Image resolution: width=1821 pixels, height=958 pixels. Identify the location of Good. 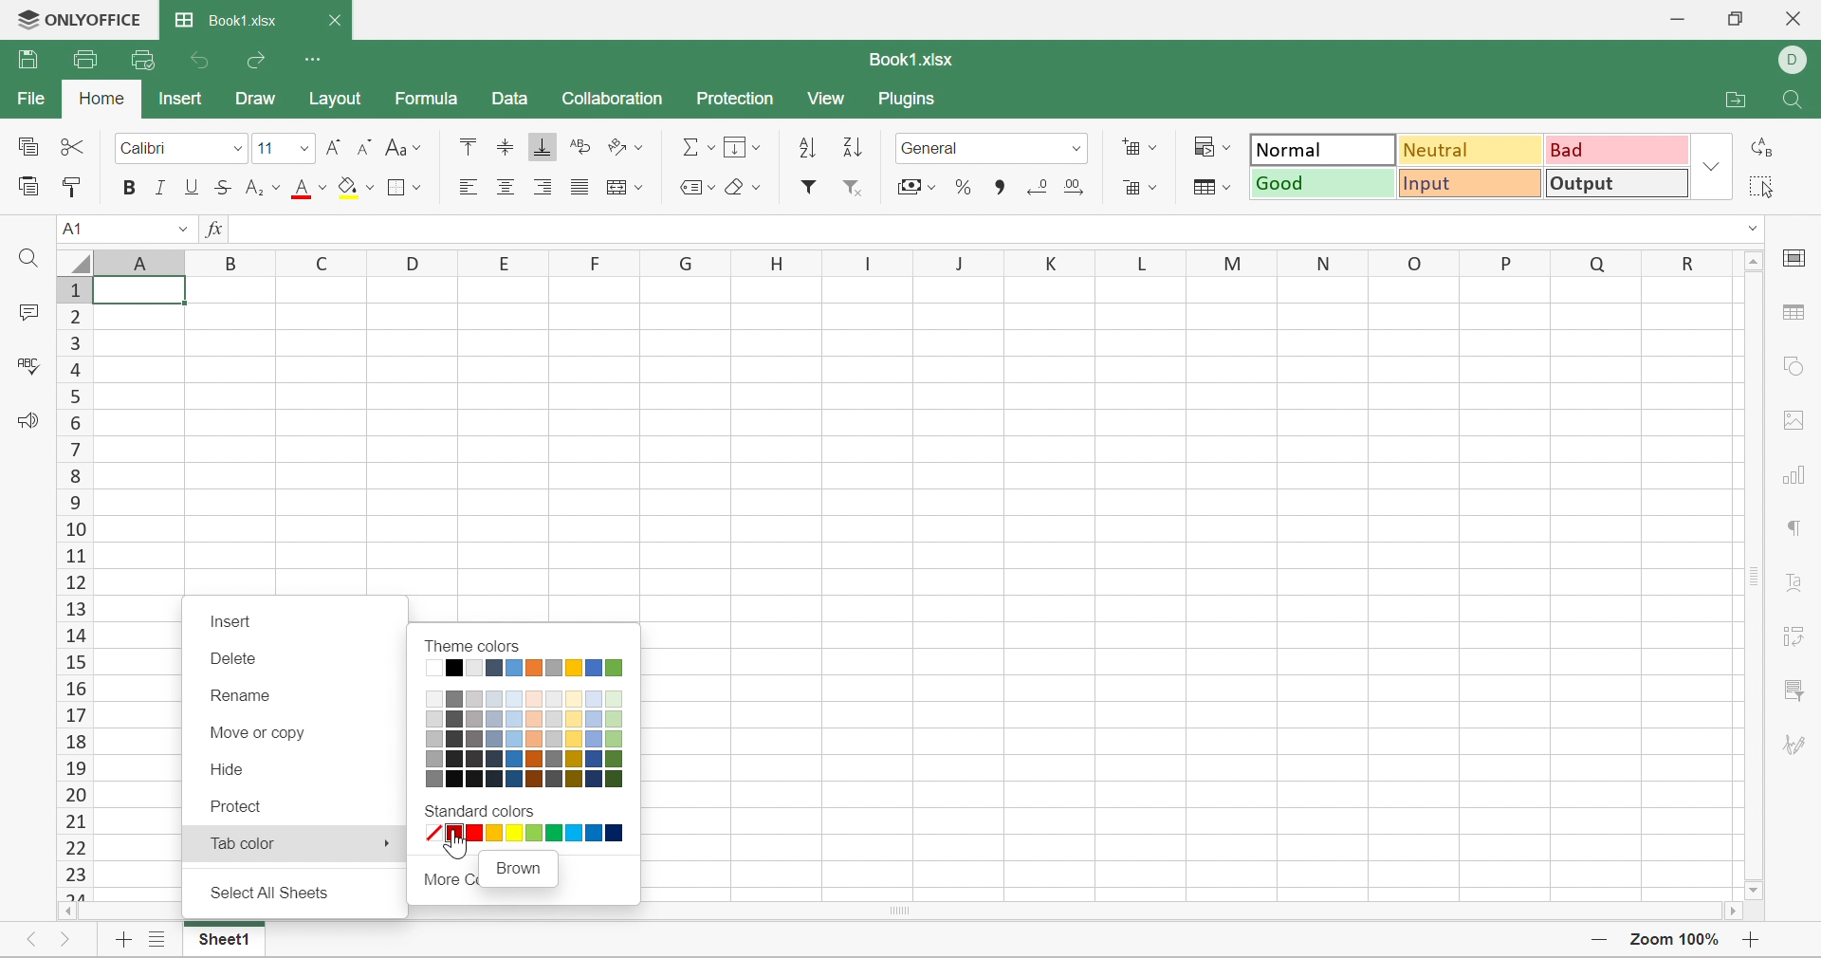
(1323, 183).